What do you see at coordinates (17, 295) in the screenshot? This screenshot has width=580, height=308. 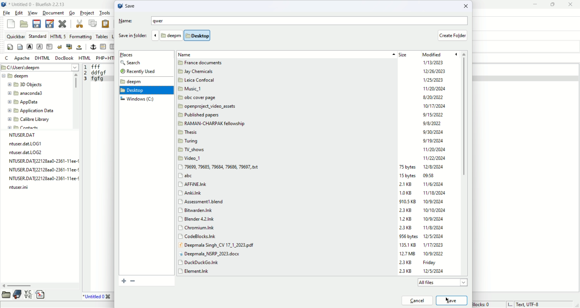 I see `bookmark` at bounding box center [17, 295].